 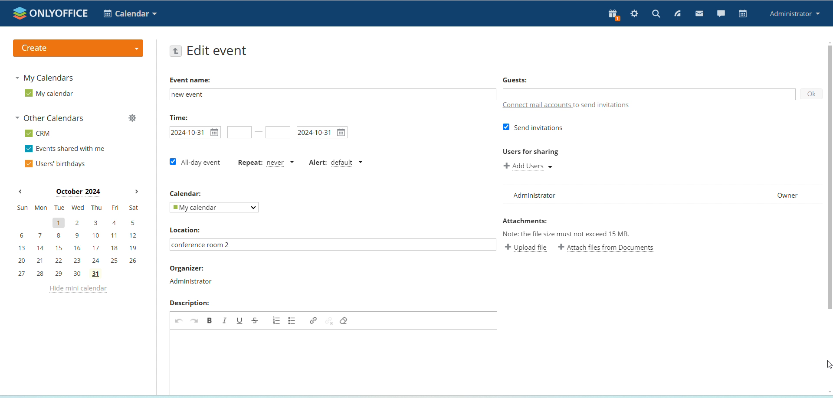 I want to click on attach file from documents, so click(x=607, y=248).